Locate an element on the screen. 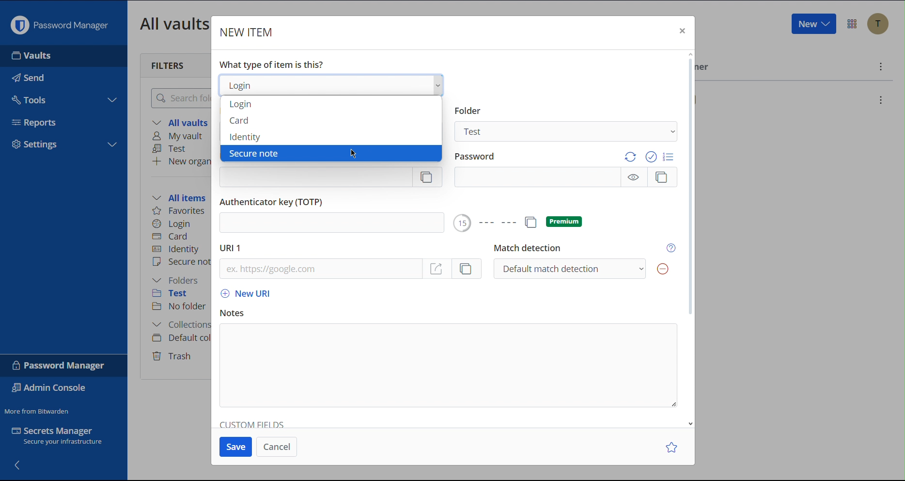 The image size is (905, 481). Search Folder is located at coordinates (178, 97).